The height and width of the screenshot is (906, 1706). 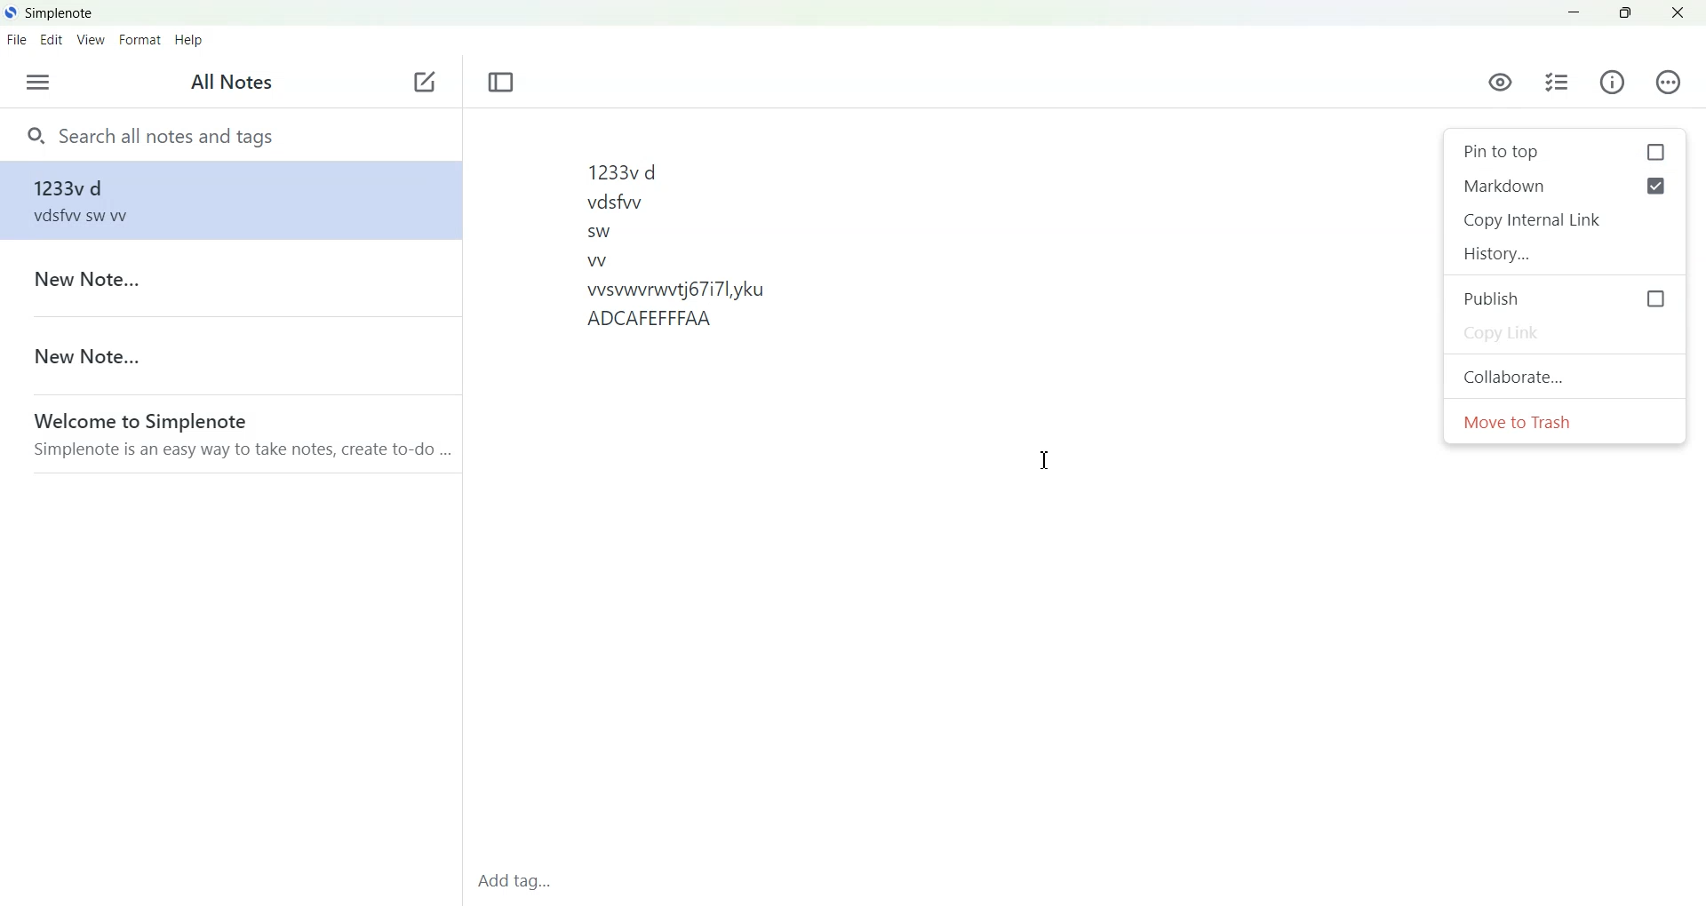 What do you see at coordinates (37, 82) in the screenshot?
I see `Menu` at bounding box center [37, 82].